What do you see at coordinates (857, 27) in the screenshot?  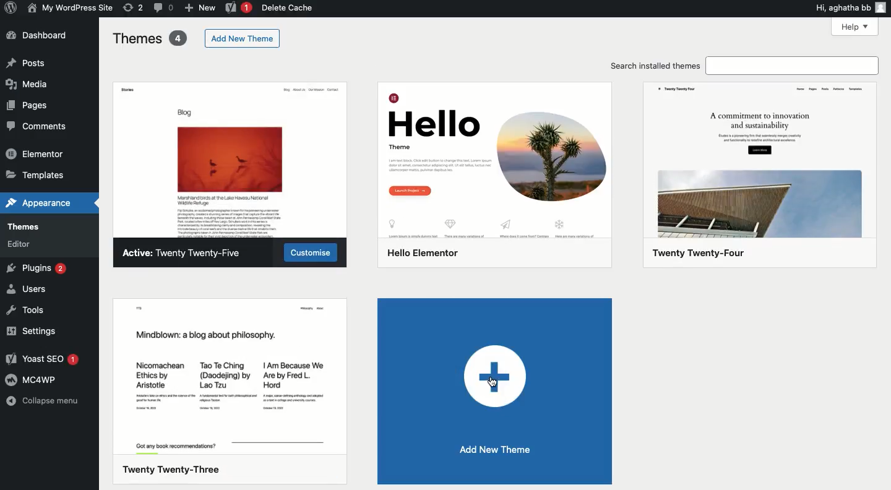 I see `Help` at bounding box center [857, 27].